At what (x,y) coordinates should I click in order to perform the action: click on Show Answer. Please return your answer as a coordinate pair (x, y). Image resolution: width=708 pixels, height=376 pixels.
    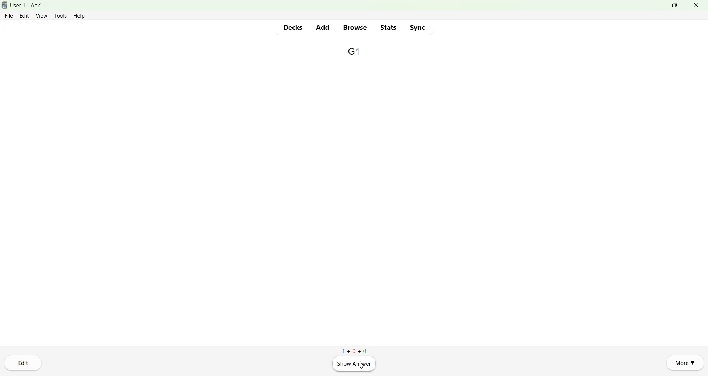
    Looking at the image, I should click on (353, 364).